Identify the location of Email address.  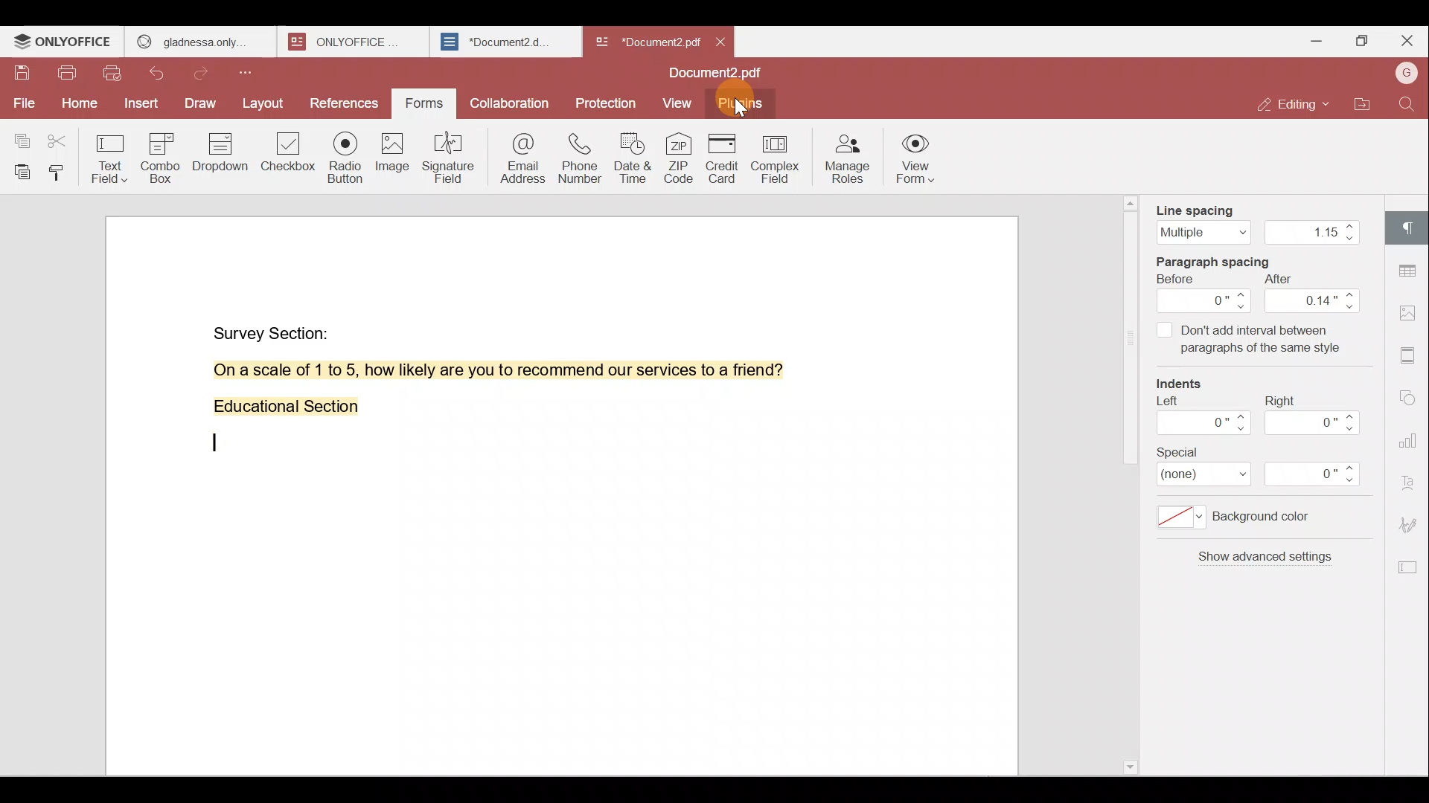
(517, 155).